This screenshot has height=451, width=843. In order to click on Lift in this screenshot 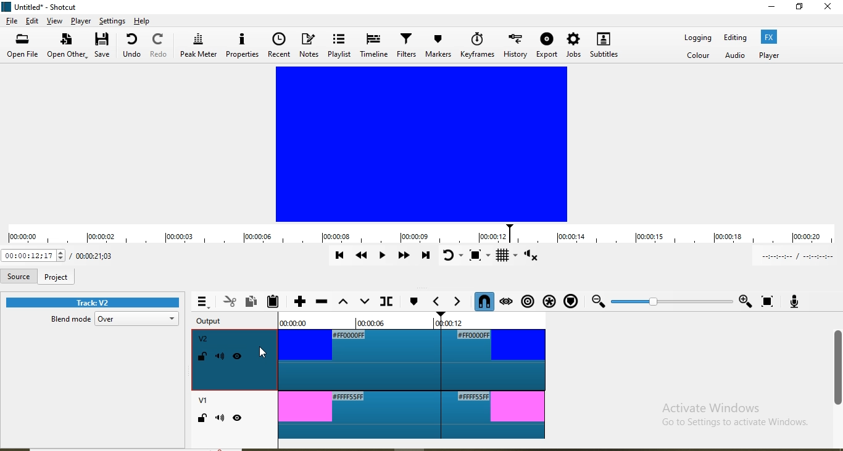, I will do `click(344, 303)`.